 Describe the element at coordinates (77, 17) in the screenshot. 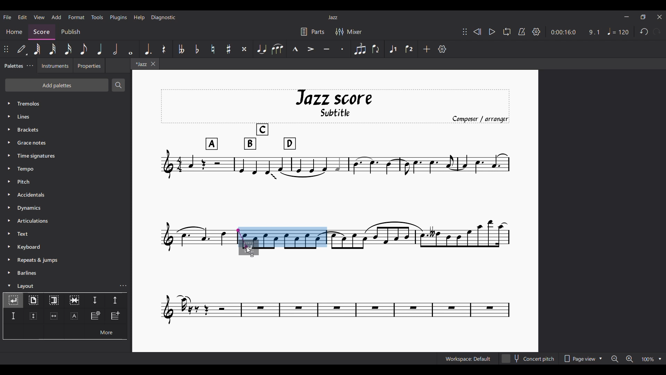

I see `Format menu` at that location.